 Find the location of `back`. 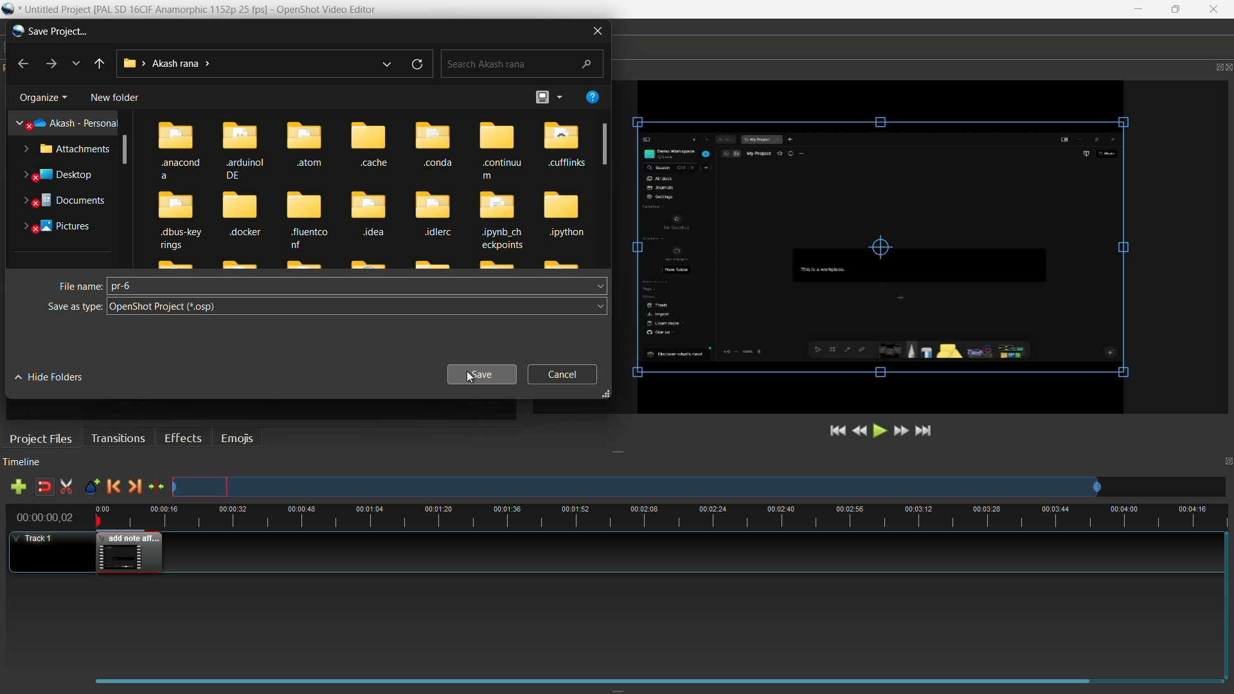

back is located at coordinates (22, 64).